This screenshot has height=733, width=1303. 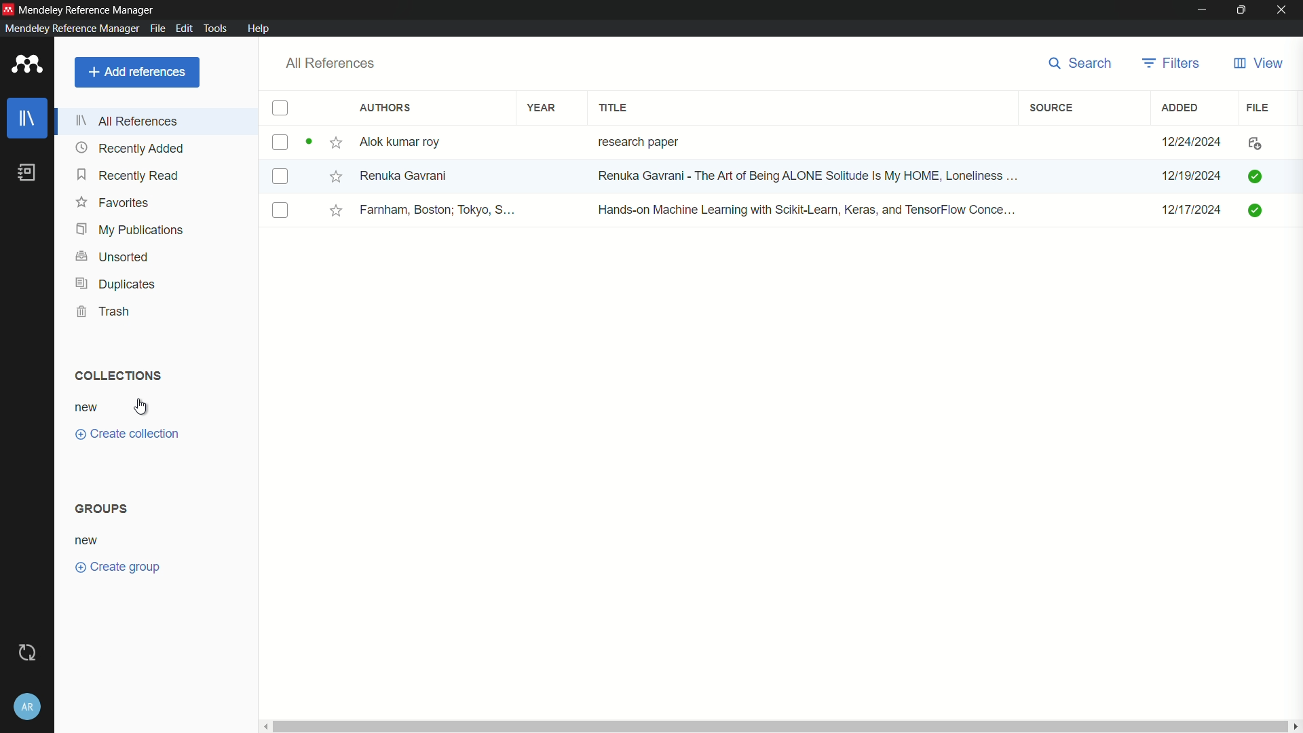 I want to click on file, so click(x=1252, y=143).